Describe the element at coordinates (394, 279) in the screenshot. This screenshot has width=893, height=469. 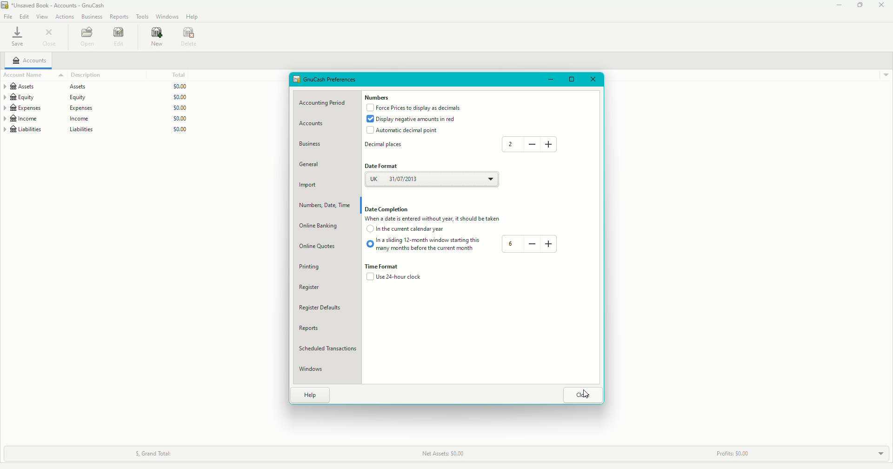
I see `24 hour clock` at that location.